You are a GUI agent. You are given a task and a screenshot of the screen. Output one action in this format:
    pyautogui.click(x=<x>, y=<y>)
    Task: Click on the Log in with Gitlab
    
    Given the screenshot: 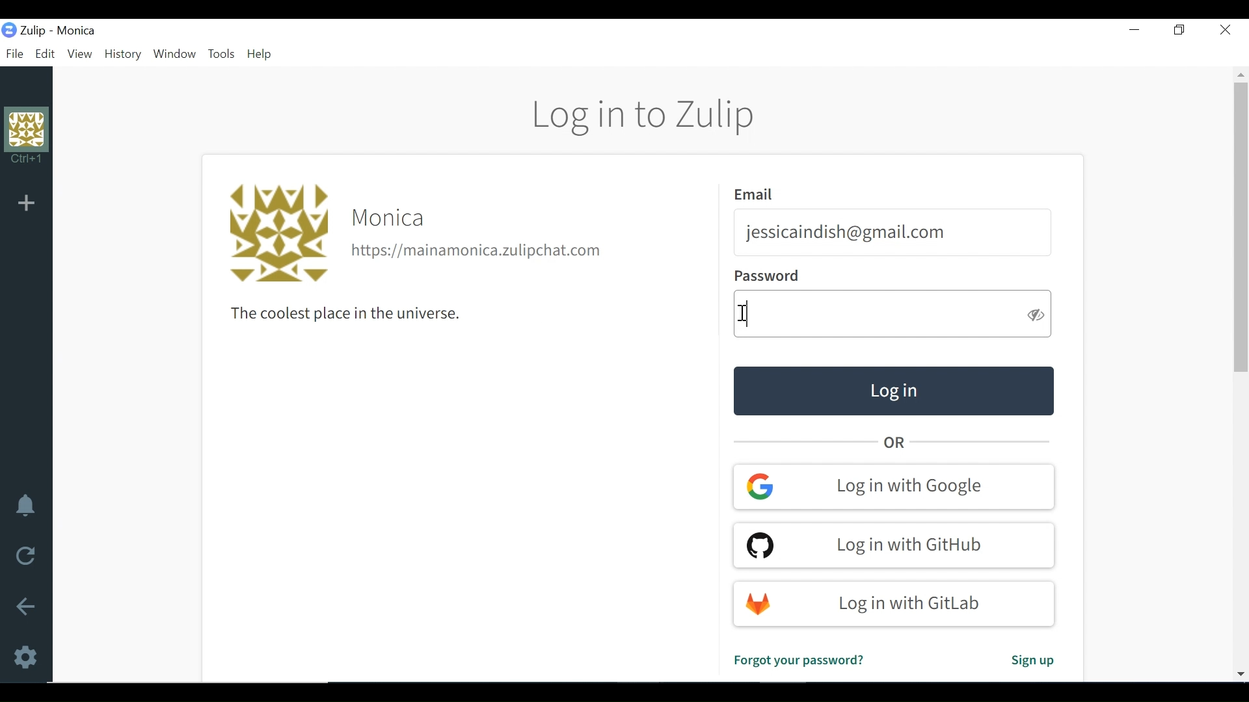 What is the action you would take?
    pyautogui.click(x=896, y=604)
    